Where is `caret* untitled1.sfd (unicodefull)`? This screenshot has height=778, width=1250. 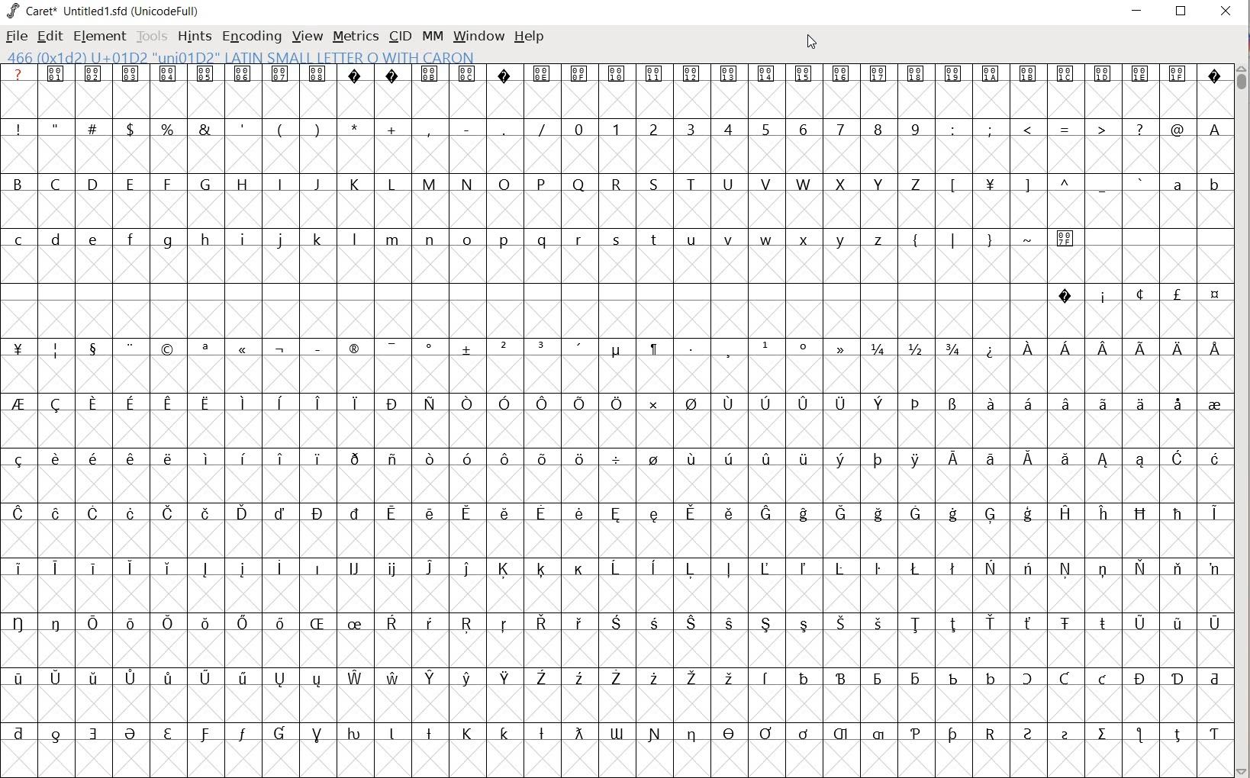 caret* untitled1.sfd (unicodefull) is located at coordinates (105, 10).